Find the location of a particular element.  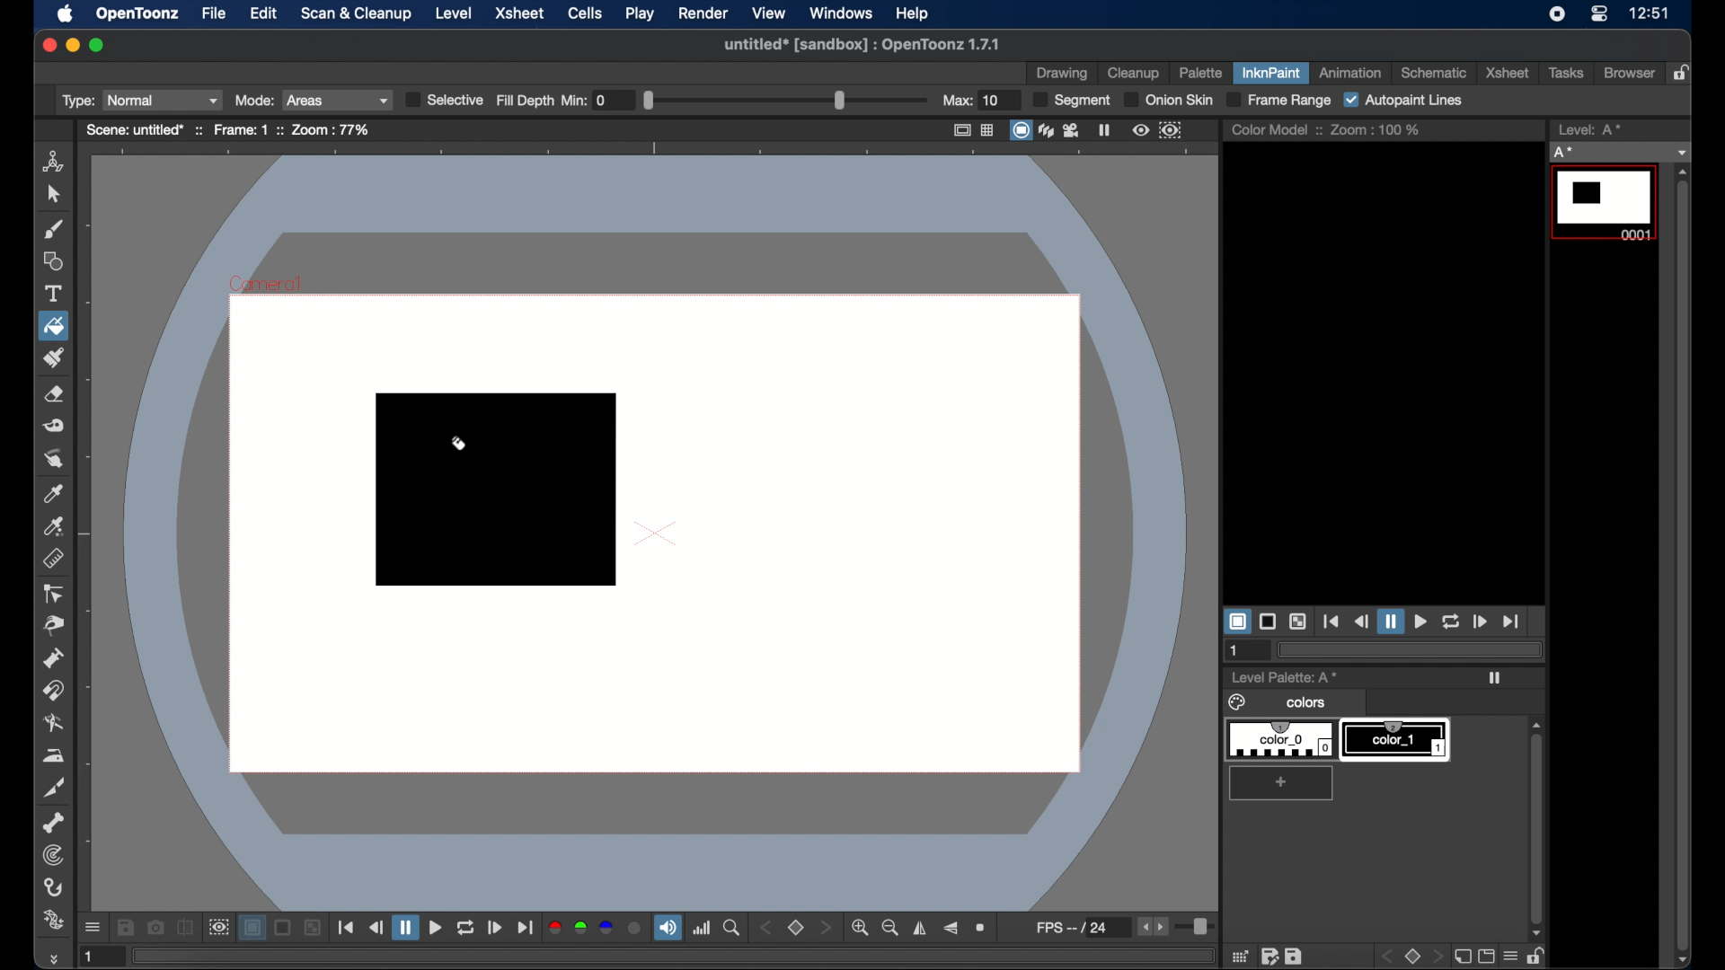

untitled* [sandbox] : OpenToonz 1.7.1 is located at coordinates (859, 43).